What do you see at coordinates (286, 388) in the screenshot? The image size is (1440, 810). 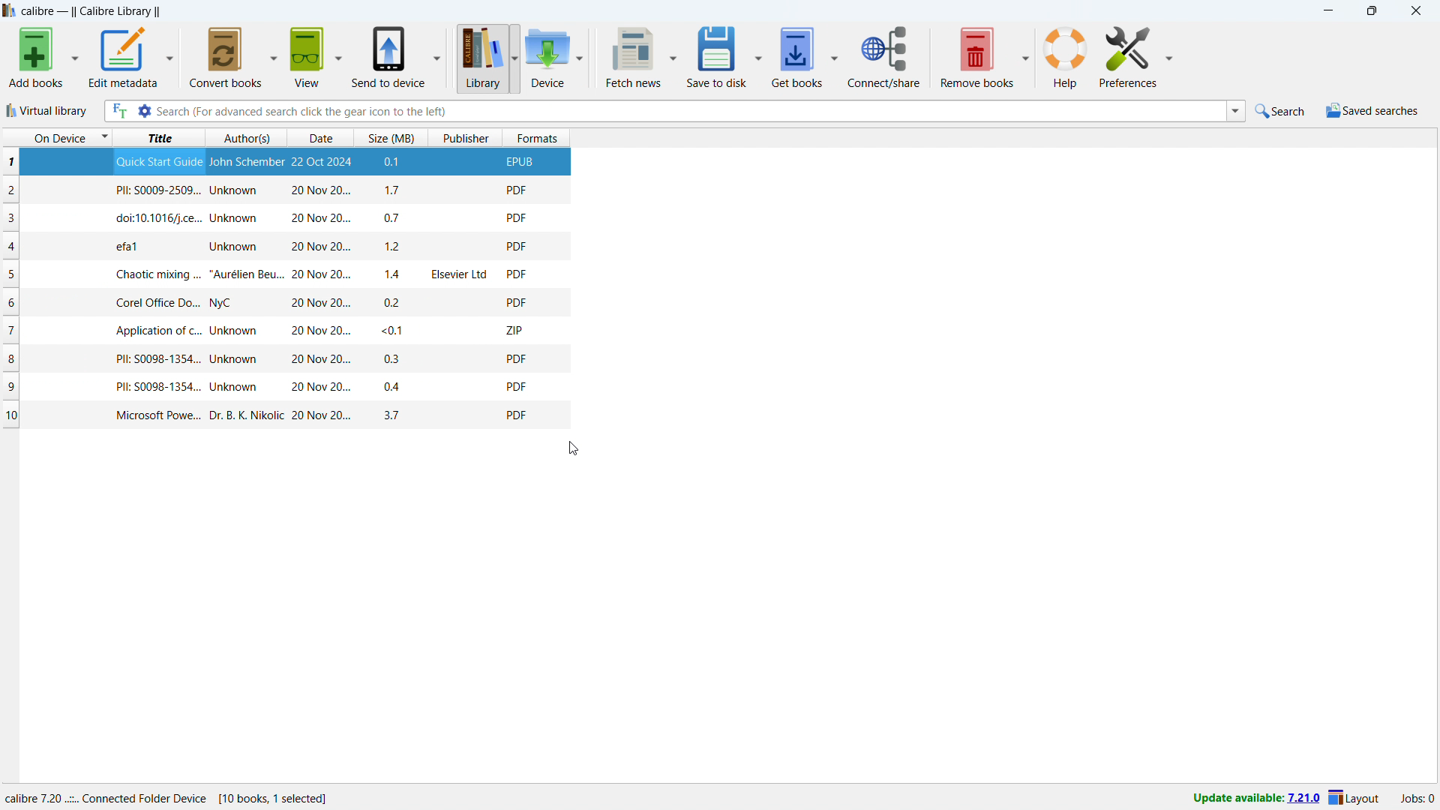 I see `one book entry` at bounding box center [286, 388].